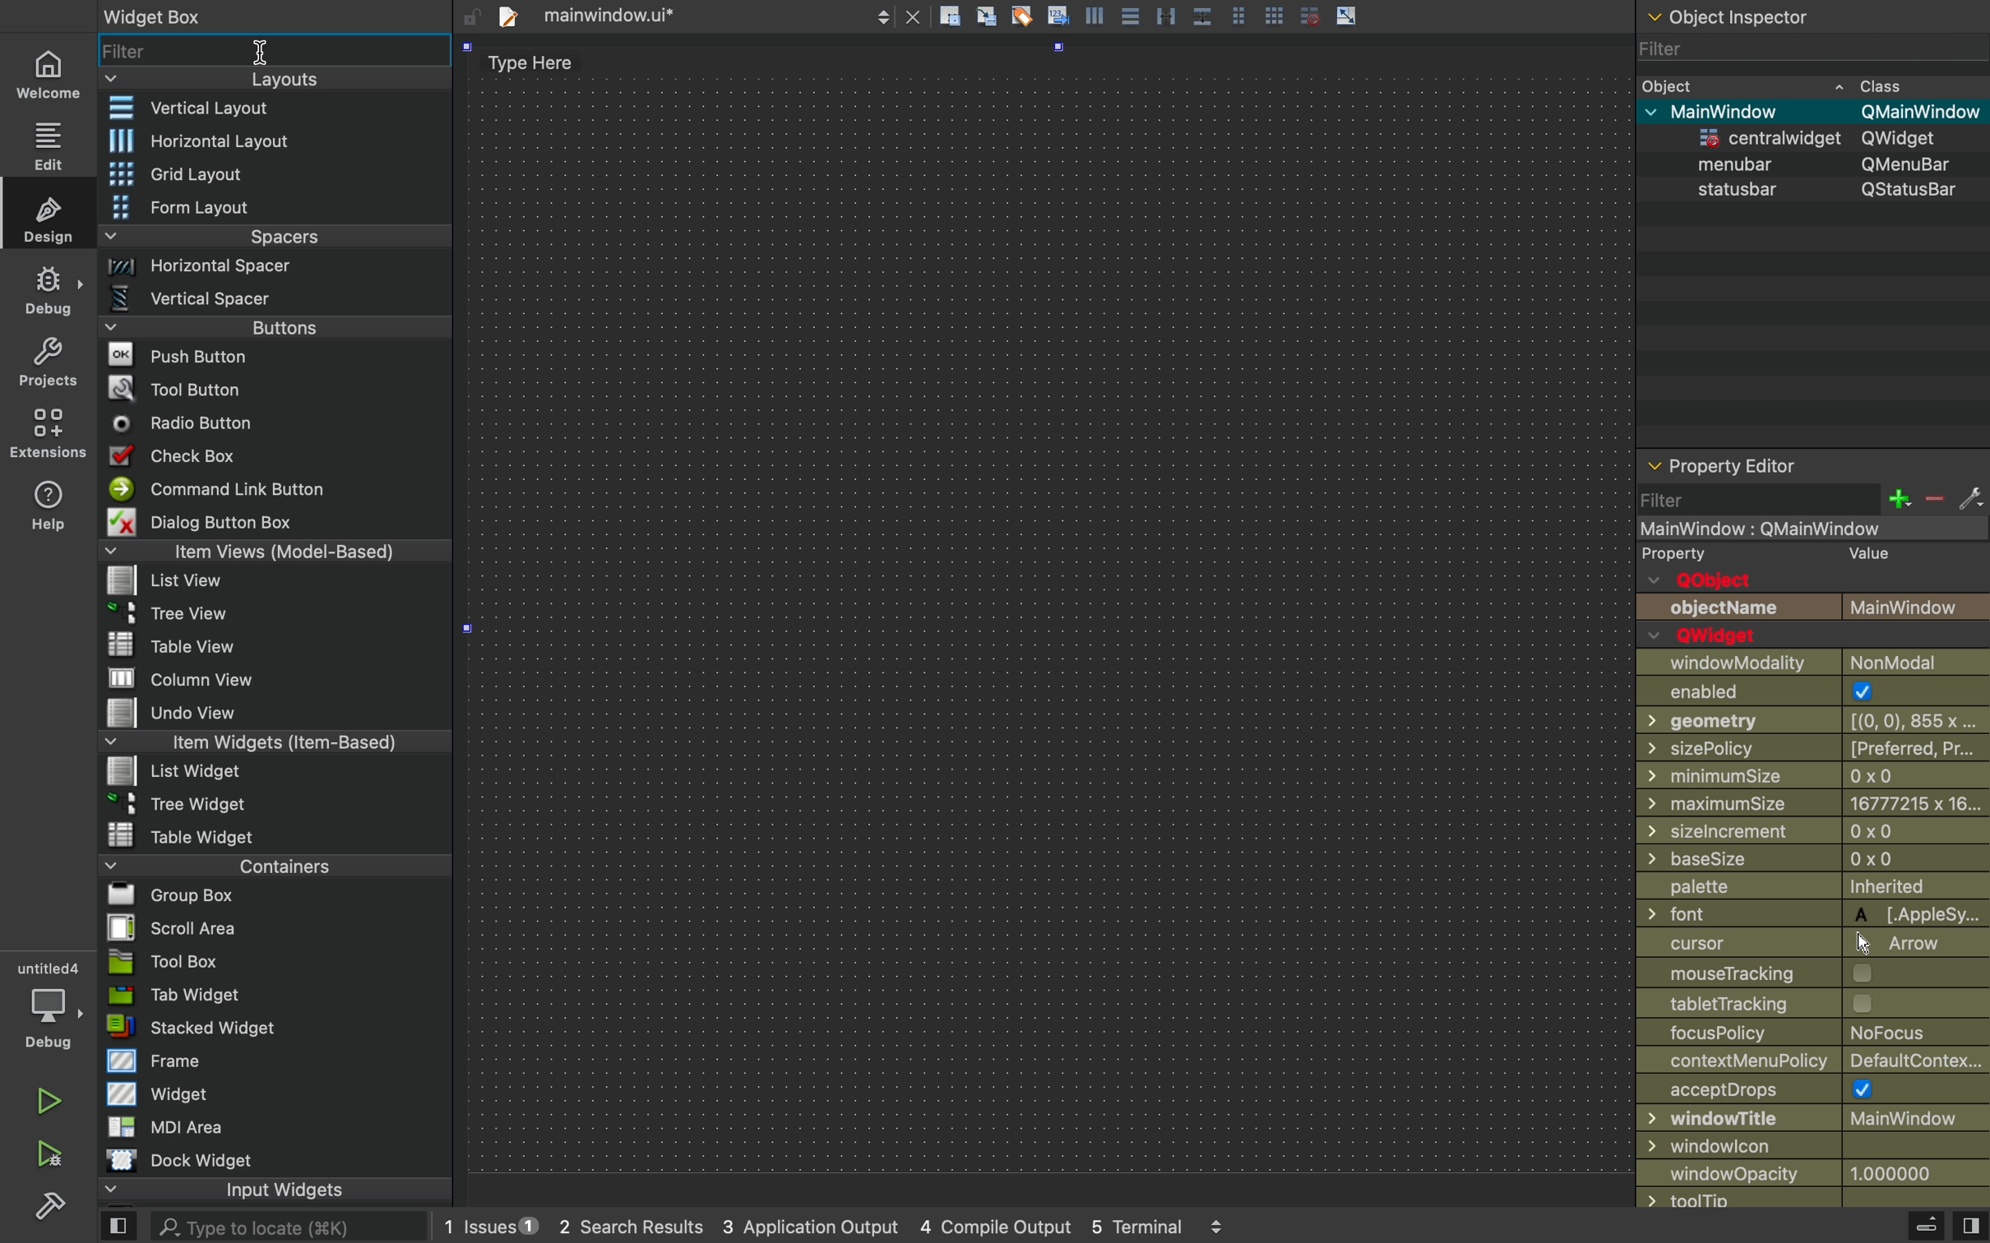 The width and height of the screenshot is (1990, 1243). I want to click on tool button, so click(276, 390).